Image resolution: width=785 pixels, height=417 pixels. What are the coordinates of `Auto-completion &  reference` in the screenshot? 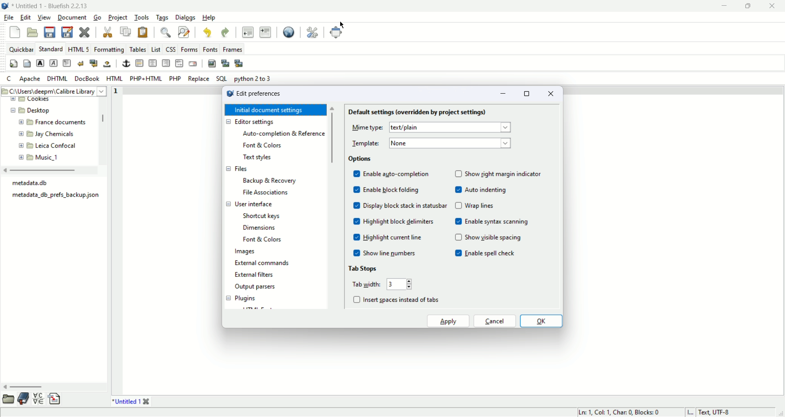 It's located at (280, 132).